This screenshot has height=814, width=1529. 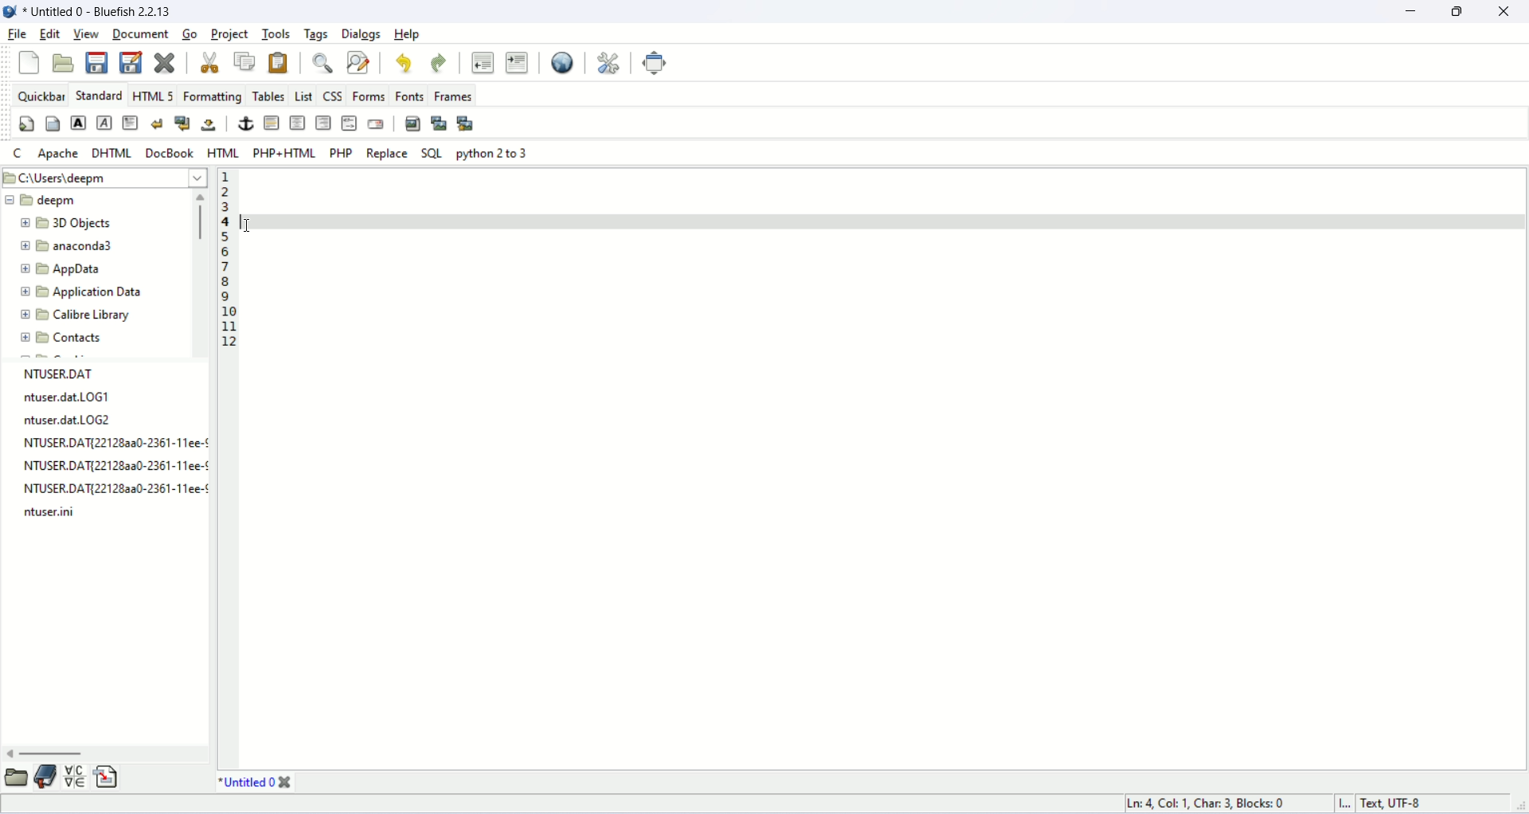 What do you see at coordinates (252, 230) in the screenshot?
I see `cursor` at bounding box center [252, 230].